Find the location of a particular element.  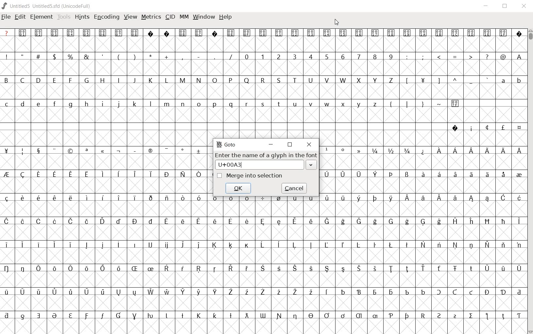

Symbol is located at coordinates (472, 245).